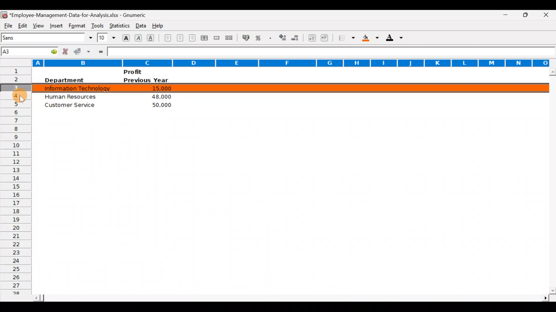  I want to click on Decrease decimals, so click(297, 38).